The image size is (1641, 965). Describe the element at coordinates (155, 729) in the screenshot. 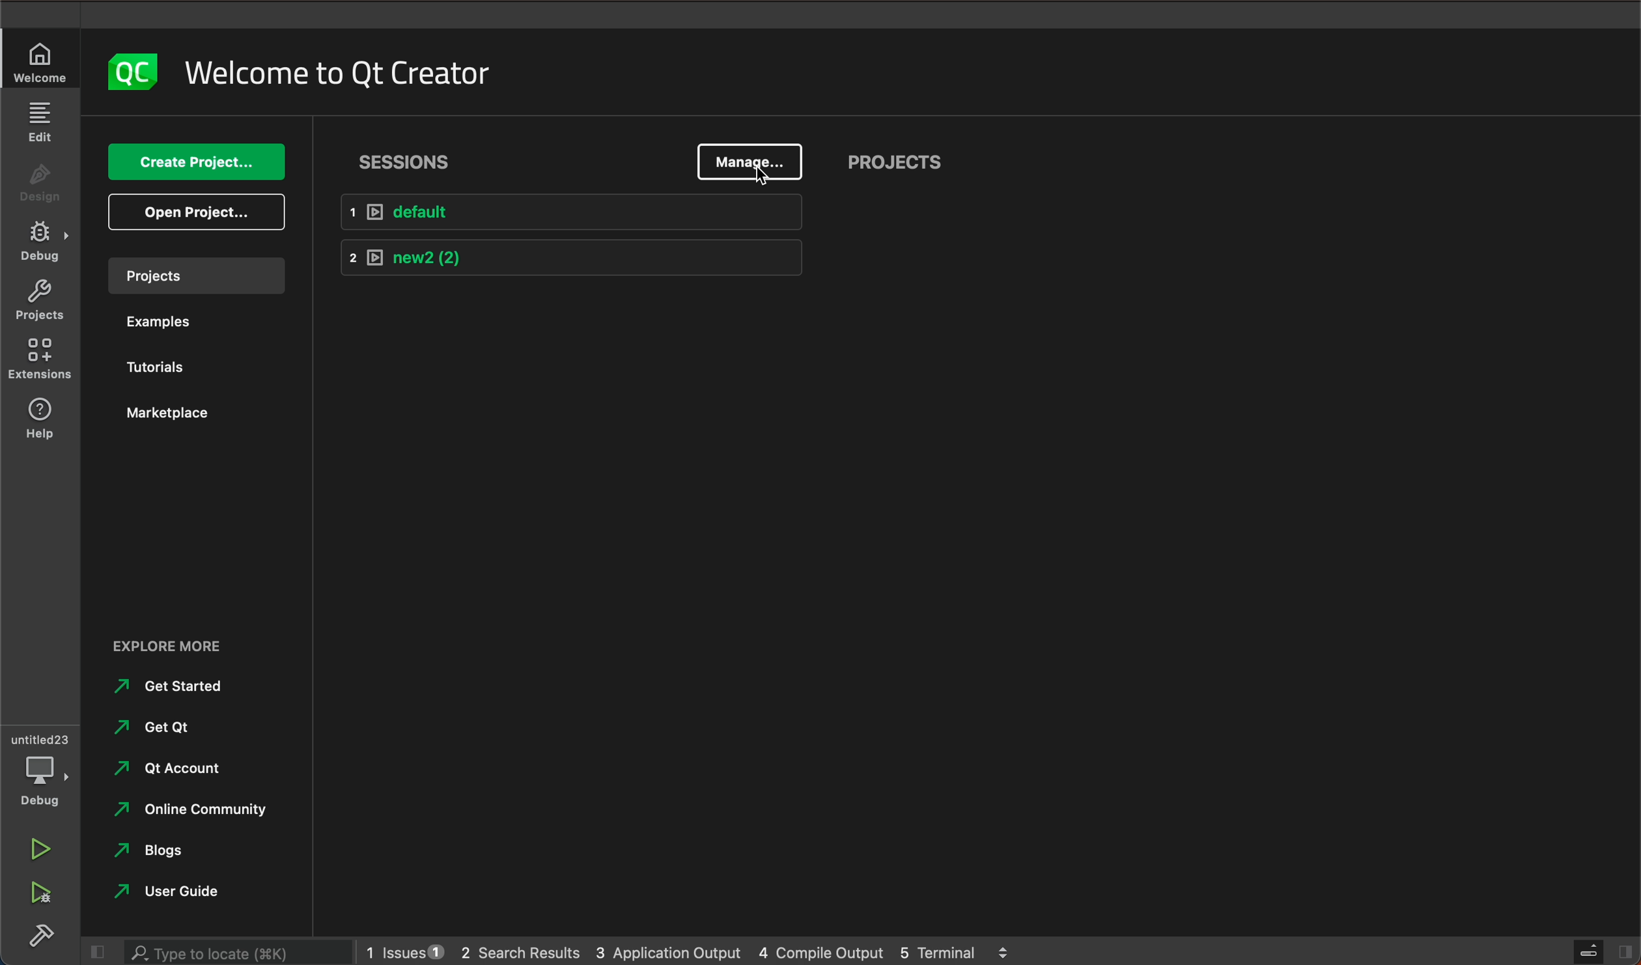

I see `get qt` at that location.